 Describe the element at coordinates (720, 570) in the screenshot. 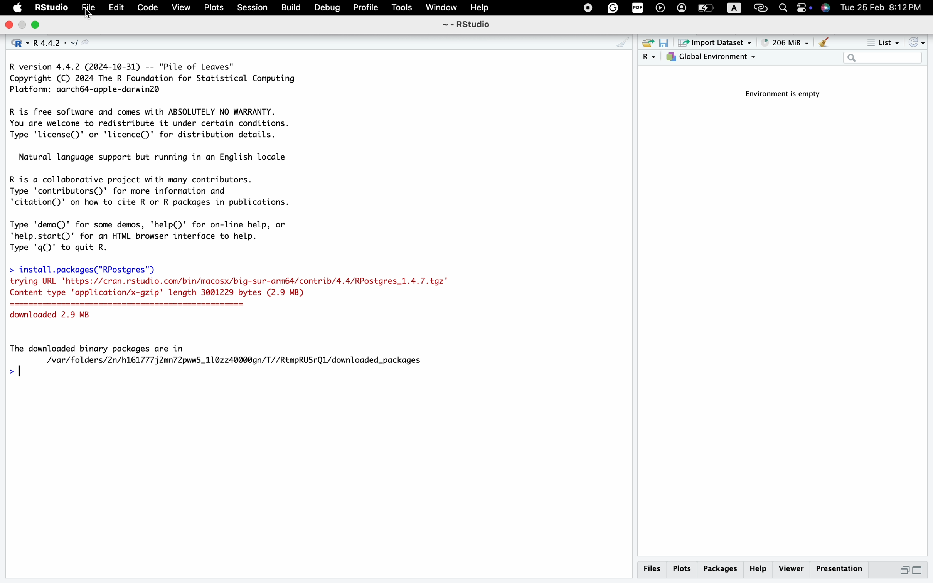

I see `packages` at that location.